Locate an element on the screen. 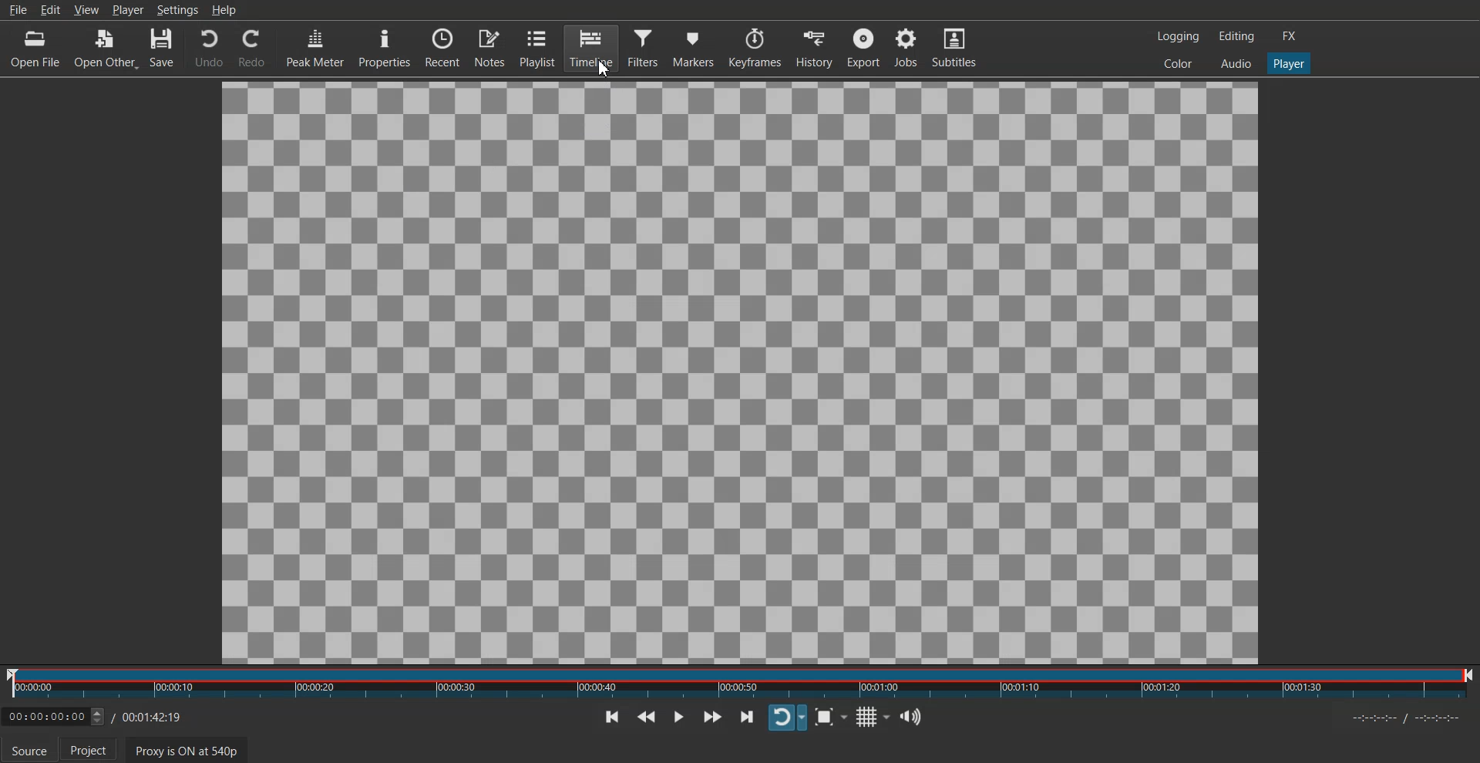 This screenshot has height=763, width=1480. Editing is located at coordinates (1236, 35).